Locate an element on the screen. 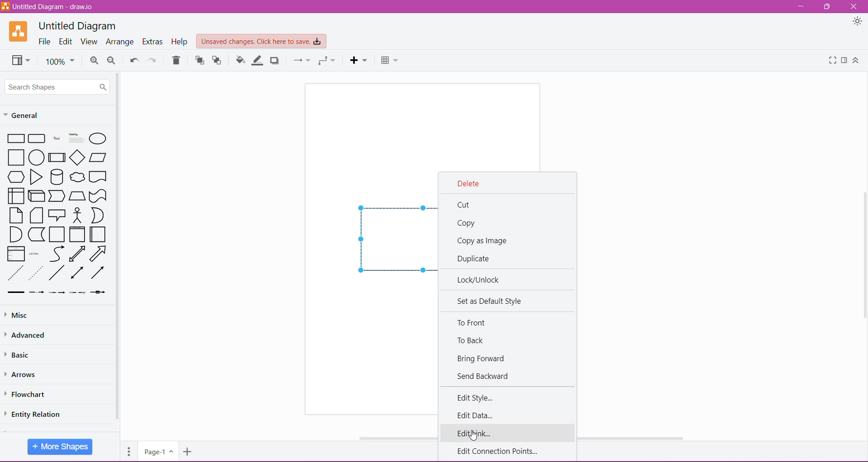  Pages is located at coordinates (129, 451).